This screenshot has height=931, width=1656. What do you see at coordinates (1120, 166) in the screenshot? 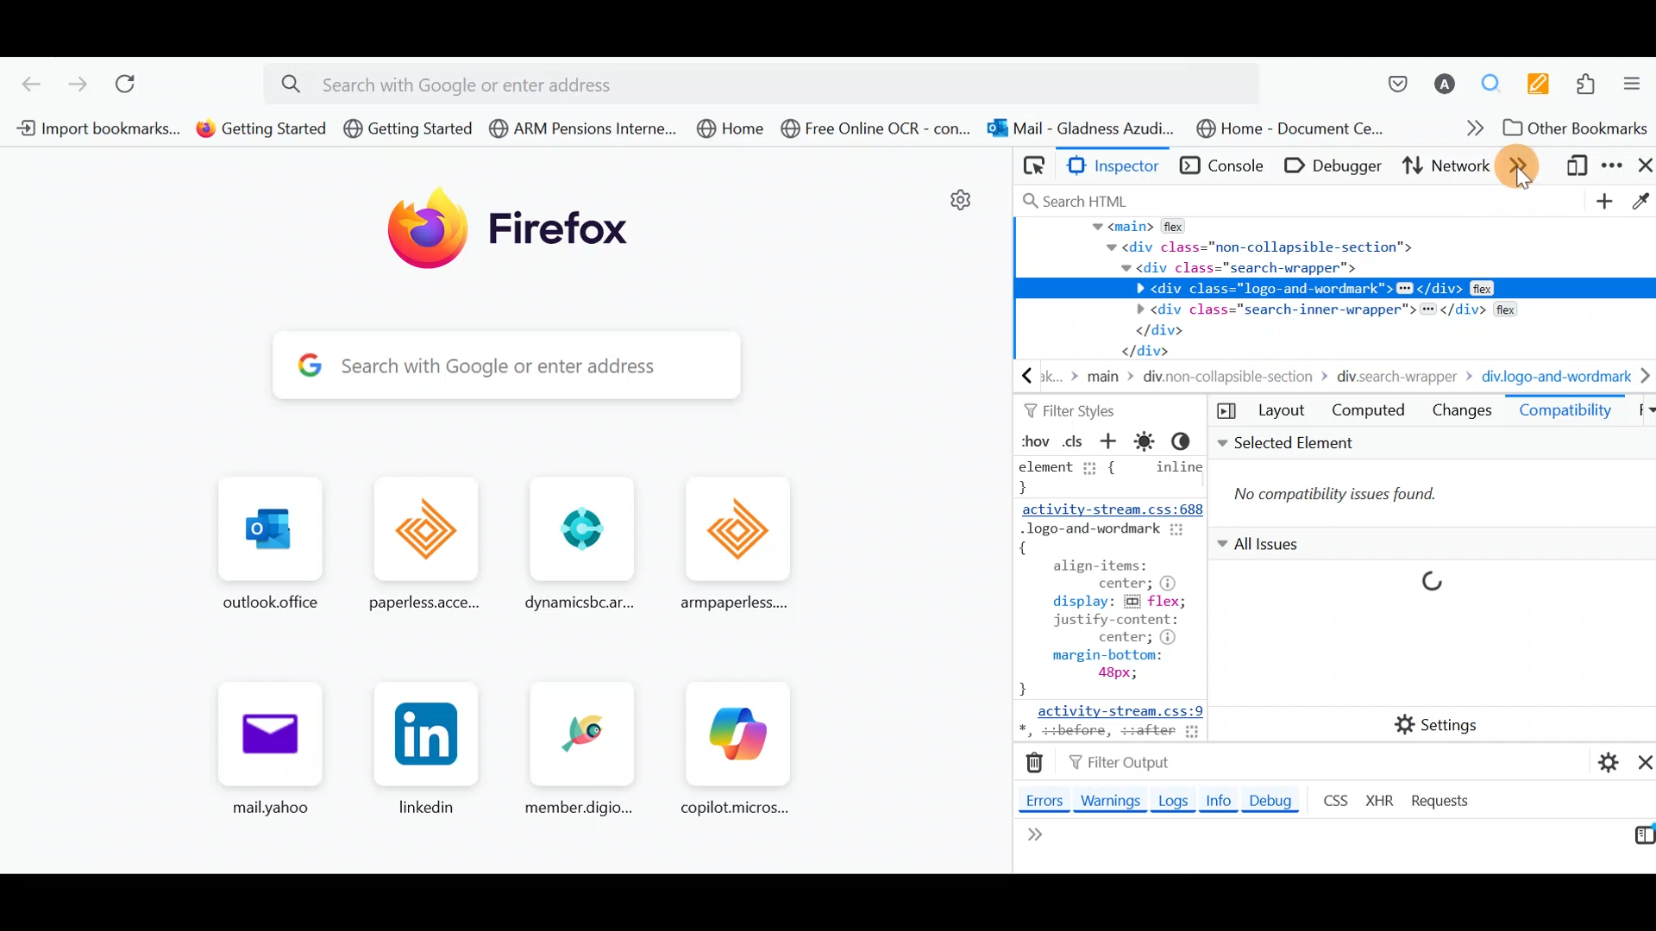
I see `Inspector` at bounding box center [1120, 166].